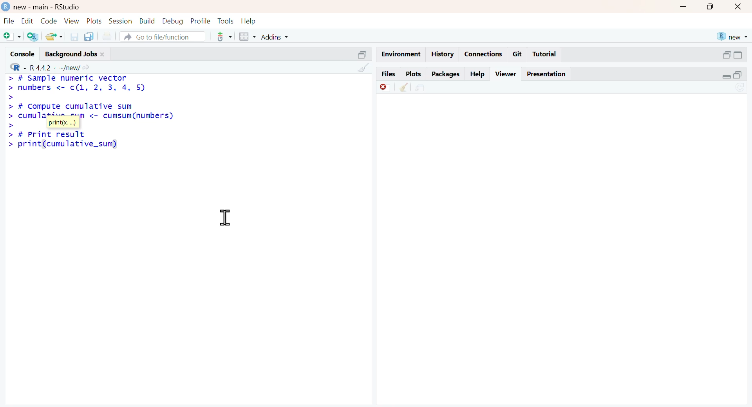  Describe the element at coordinates (401, 54) in the screenshot. I see `Environment` at that location.